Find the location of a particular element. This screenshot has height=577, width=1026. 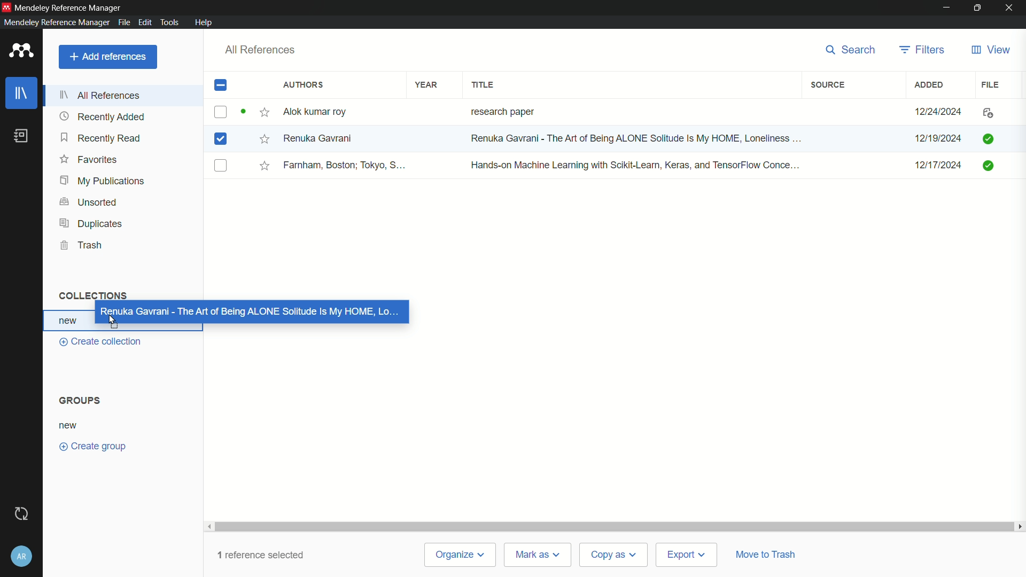

duplicates is located at coordinates (90, 223).